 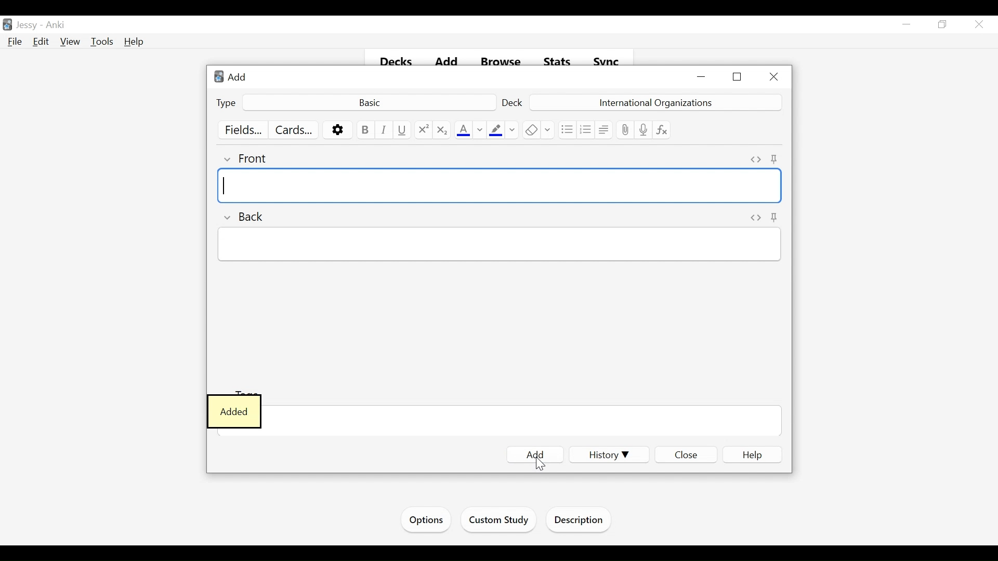 What do you see at coordinates (426, 520) in the screenshot?
I see `Options` at bounding box center [426, 520].